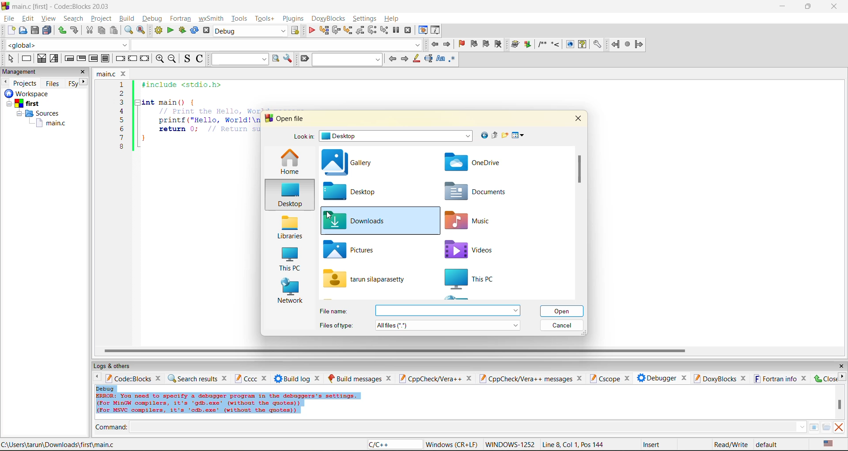 This screenshot has height=451, width=848. I want to click on #include <stdio.h>, so click(187, 85).